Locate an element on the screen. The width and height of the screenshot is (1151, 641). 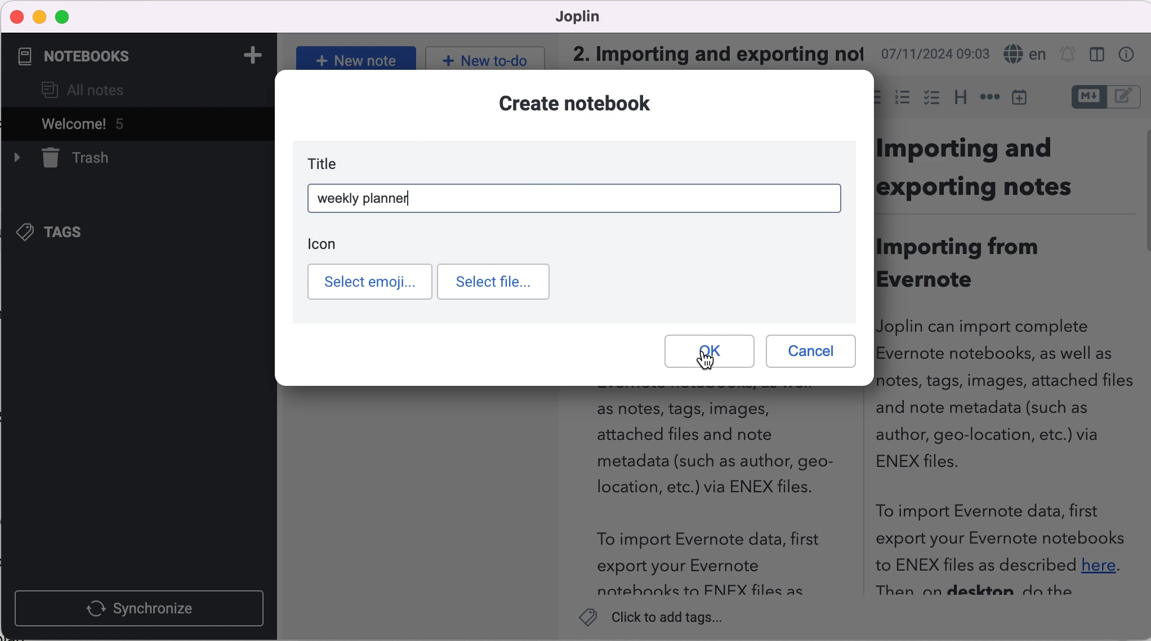
synchronize is located at coordinates (142, 608).